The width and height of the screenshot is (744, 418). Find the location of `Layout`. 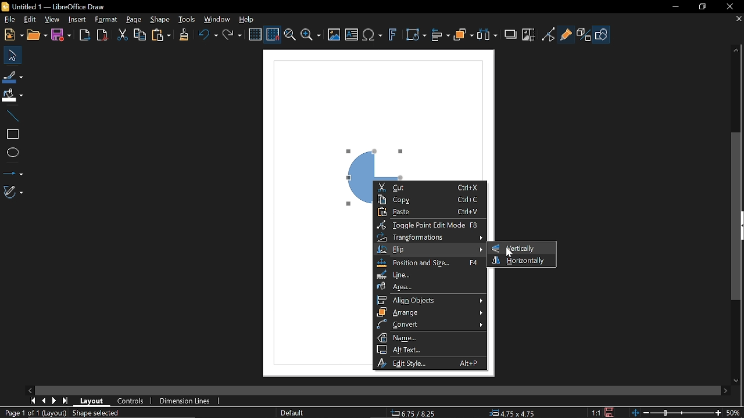

Layout is located at coordinates (93, 401).